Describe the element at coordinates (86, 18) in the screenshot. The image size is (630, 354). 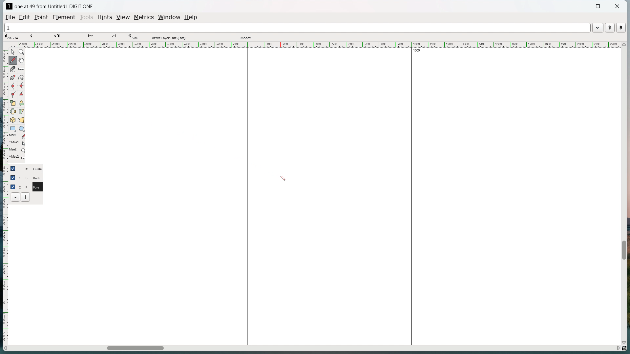
I see `tools` at that location.